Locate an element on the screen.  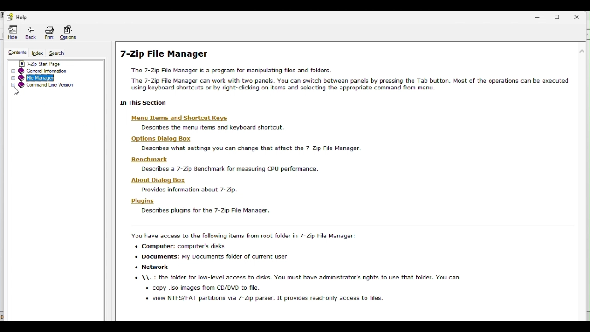
Benchmark is located at coordinates (159, 160).